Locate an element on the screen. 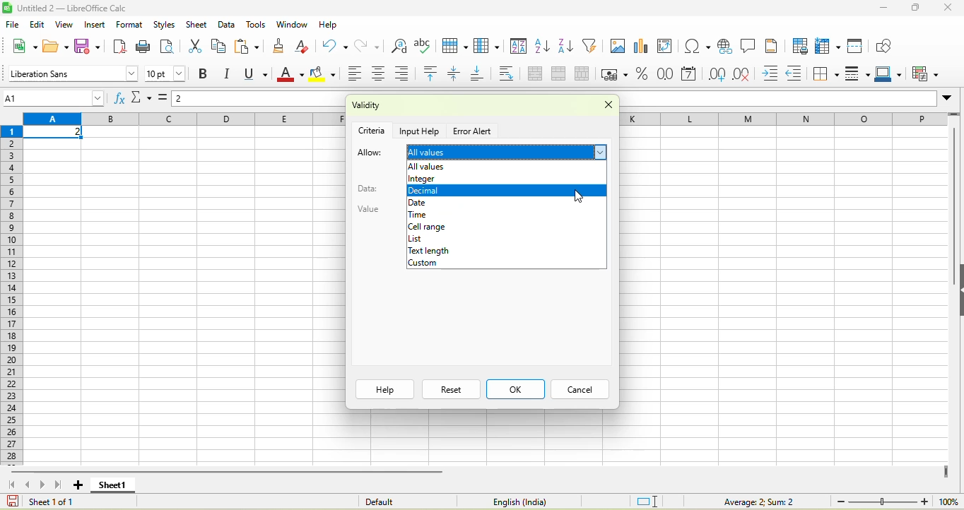 Image resolution: width=964 pixels, height=510 pixels. tools is located at coordinates (256, 25).